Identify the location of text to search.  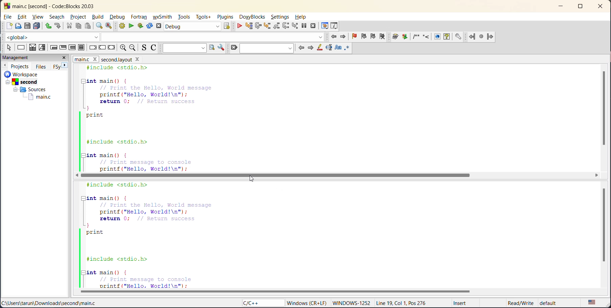
(183, 48).